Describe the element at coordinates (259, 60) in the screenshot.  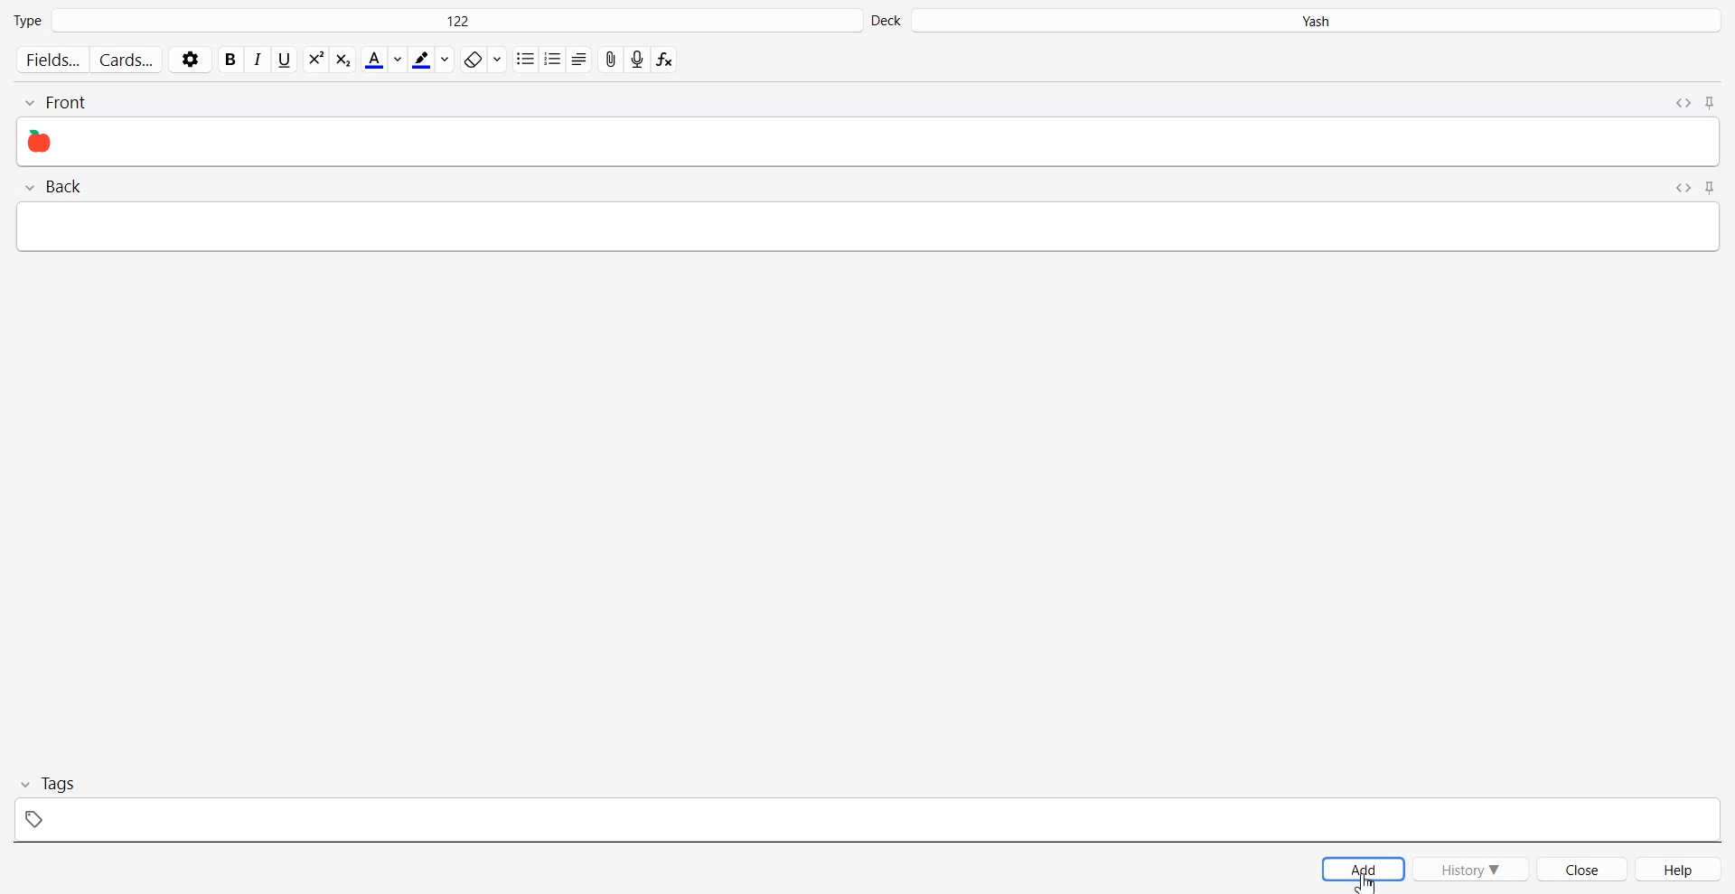
I see `Italic` at that location.